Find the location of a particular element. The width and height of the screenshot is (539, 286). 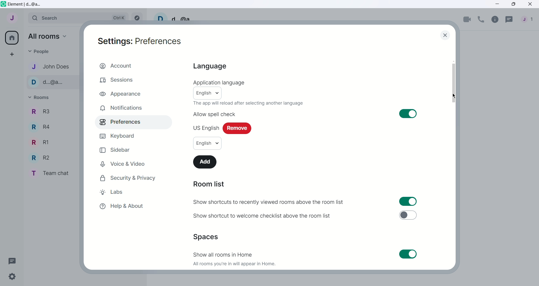

Labs is located at coordinates (128, 192).